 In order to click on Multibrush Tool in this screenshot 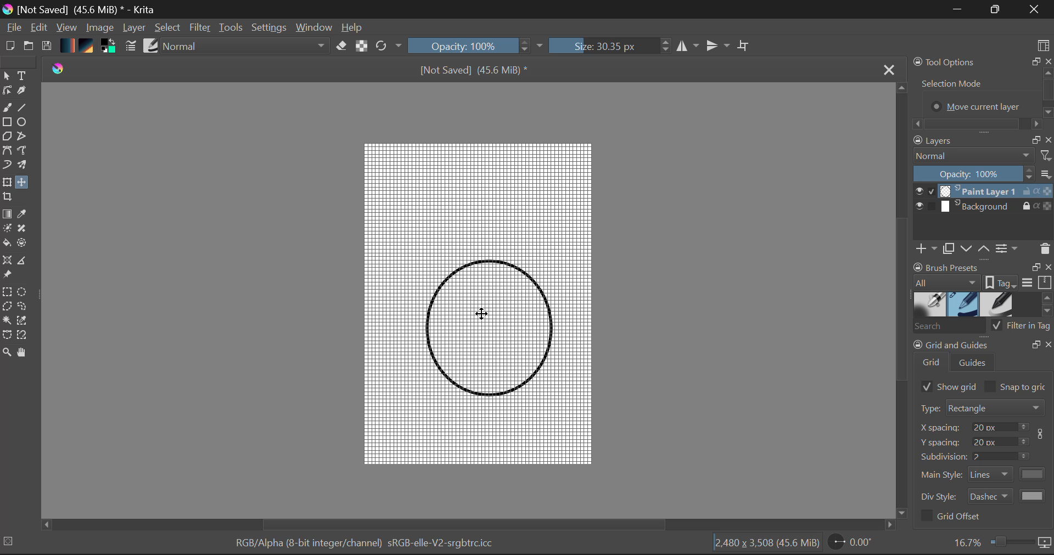, I will do `click(26, 167)`.